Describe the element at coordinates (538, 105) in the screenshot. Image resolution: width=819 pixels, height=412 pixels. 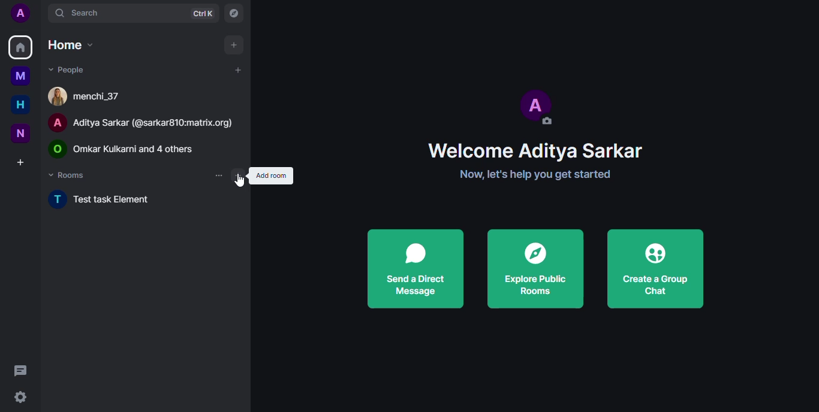
I see `profile` at that location.